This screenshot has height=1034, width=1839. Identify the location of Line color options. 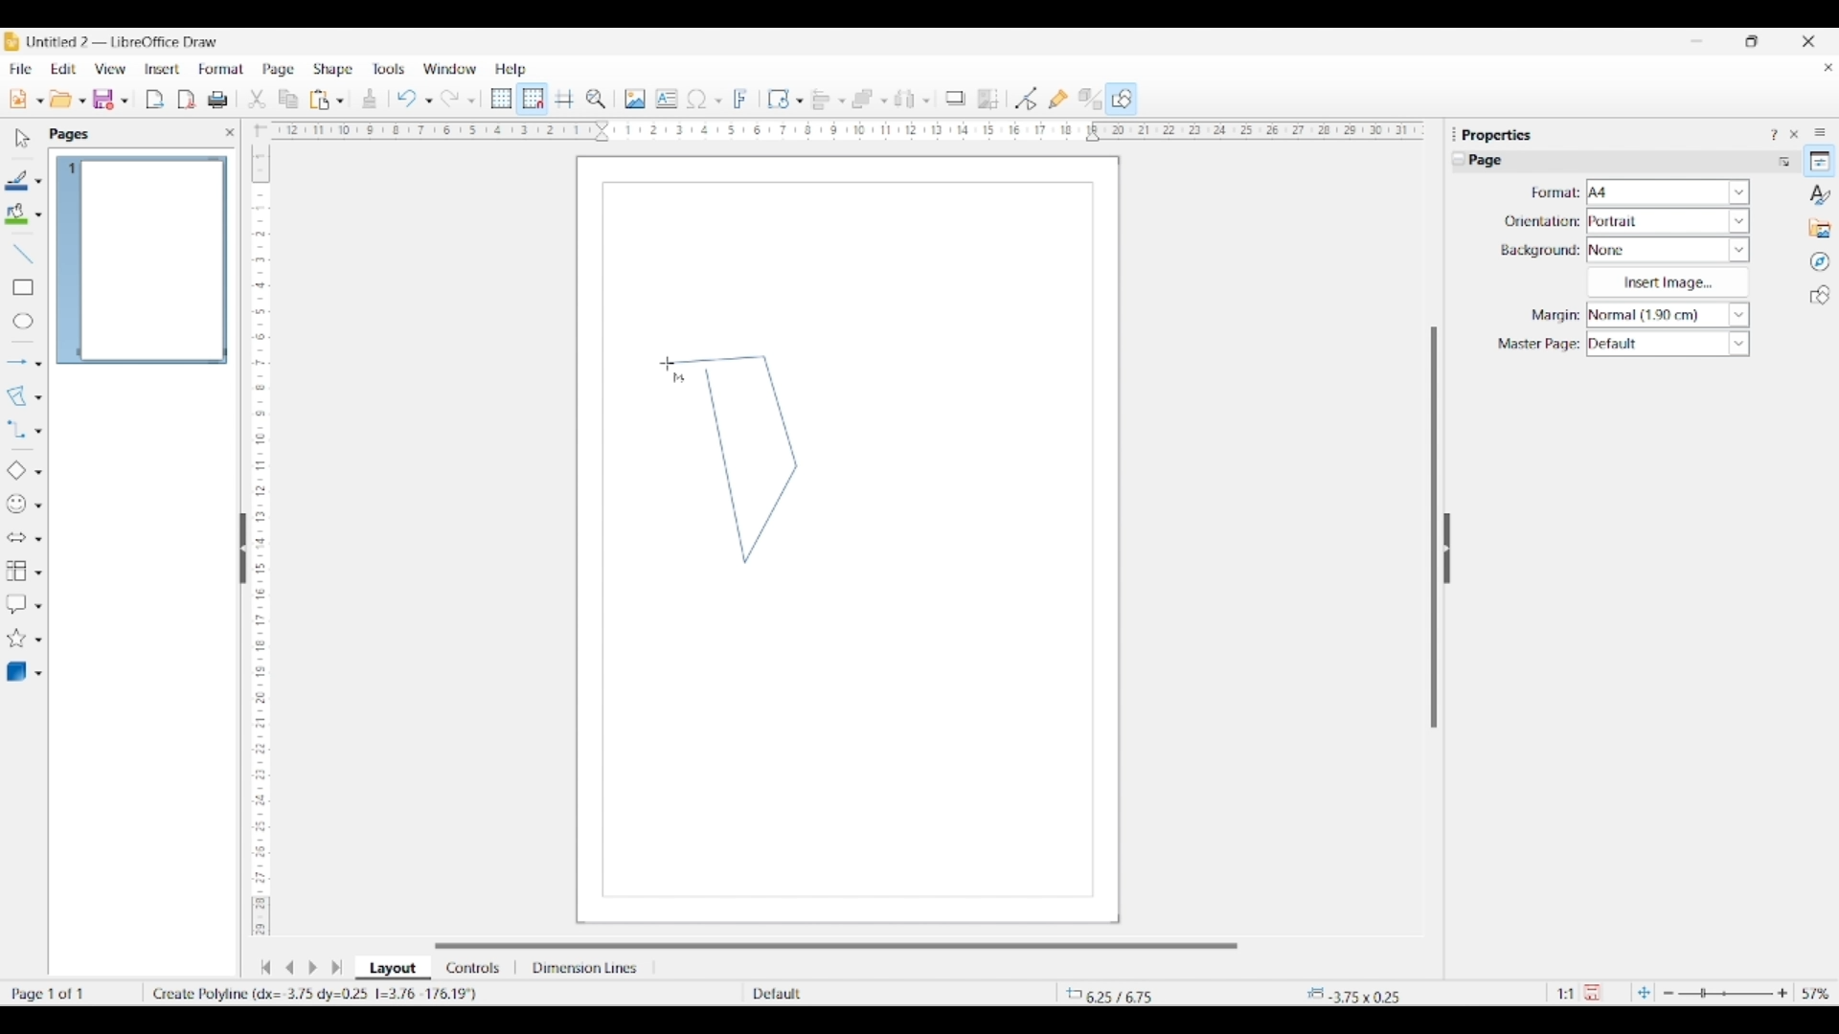
(38, 182).